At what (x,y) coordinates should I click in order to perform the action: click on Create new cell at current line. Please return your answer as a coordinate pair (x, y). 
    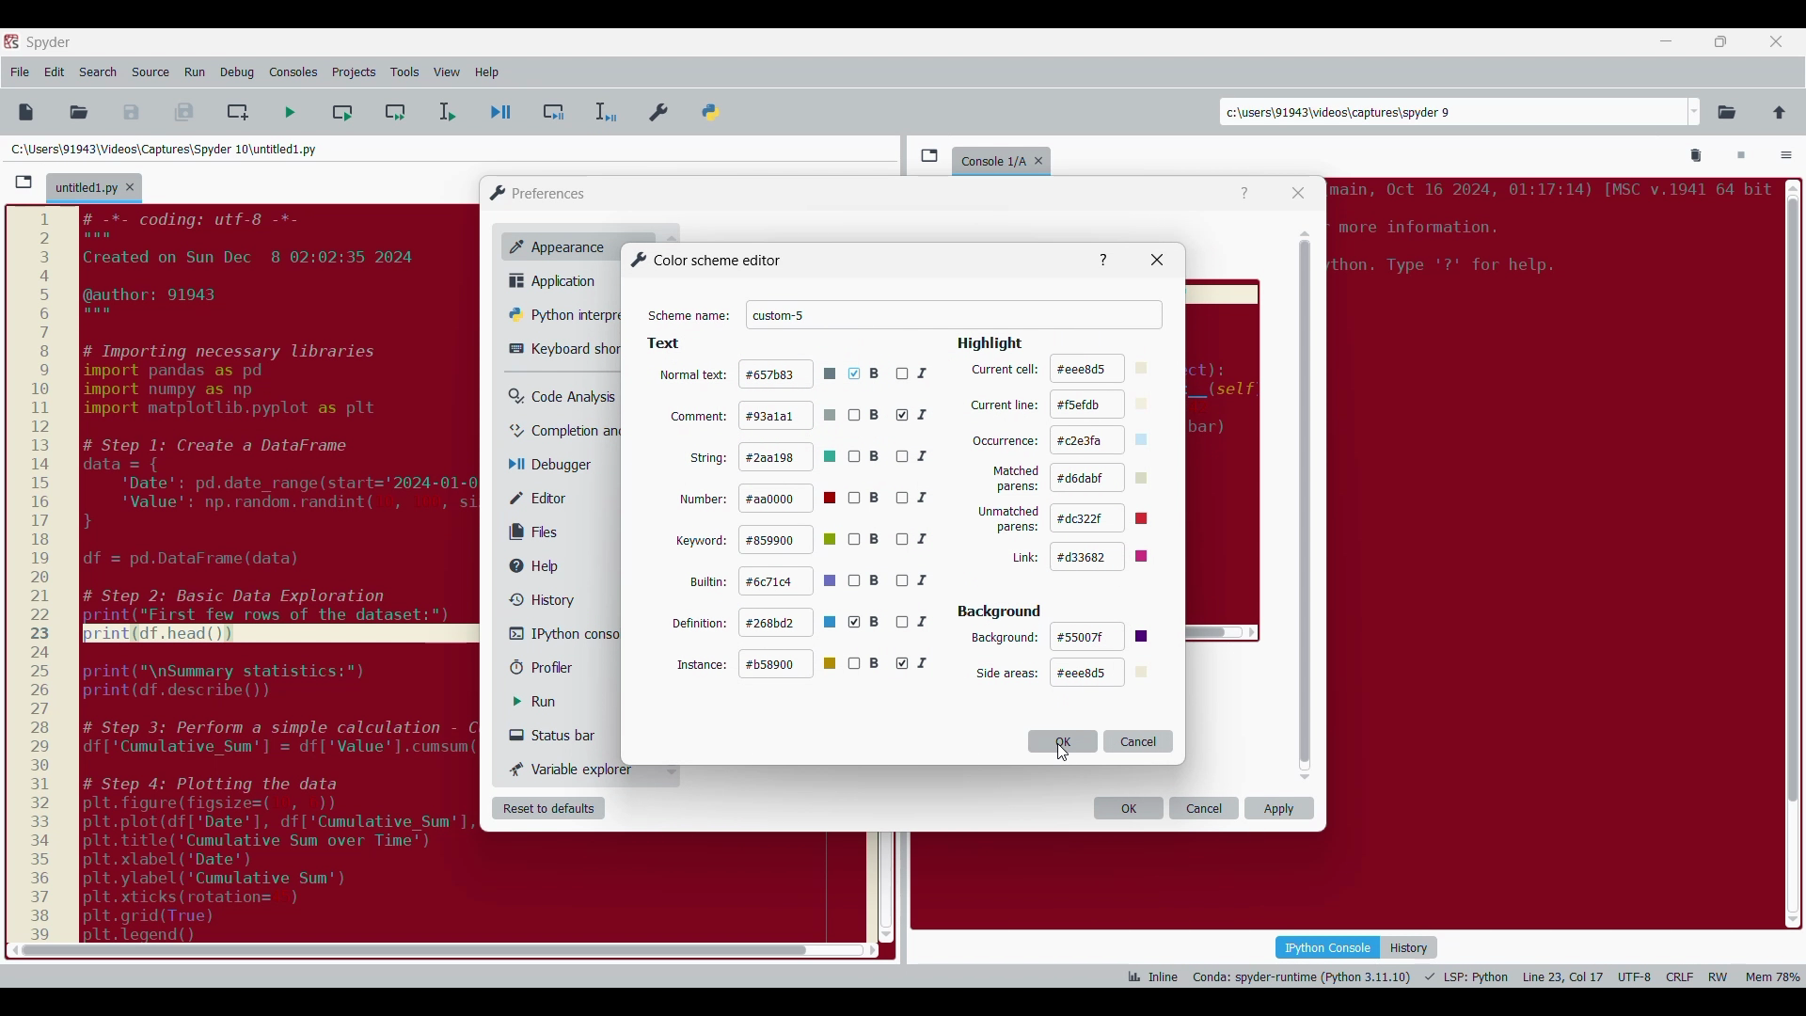
    Looking at the image, I should click on (238, 112).